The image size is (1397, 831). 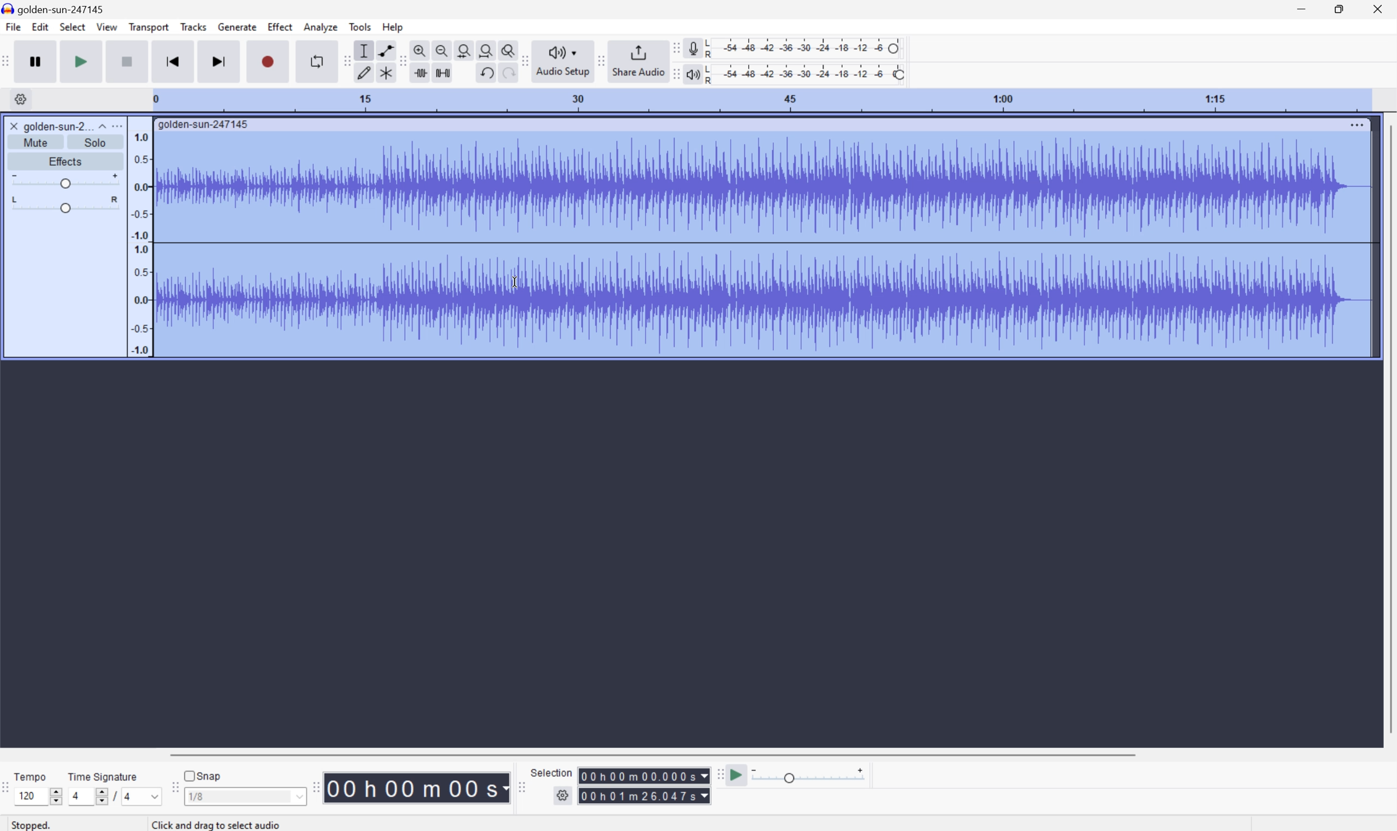 I want to click on Zoom out, so click(x=442, y=49).